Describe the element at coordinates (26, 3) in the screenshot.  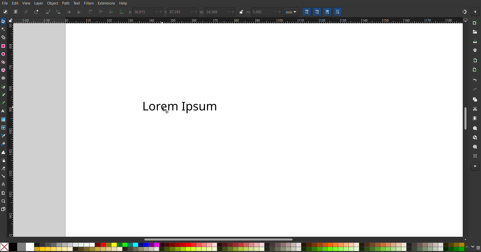
I see `View` at that location.